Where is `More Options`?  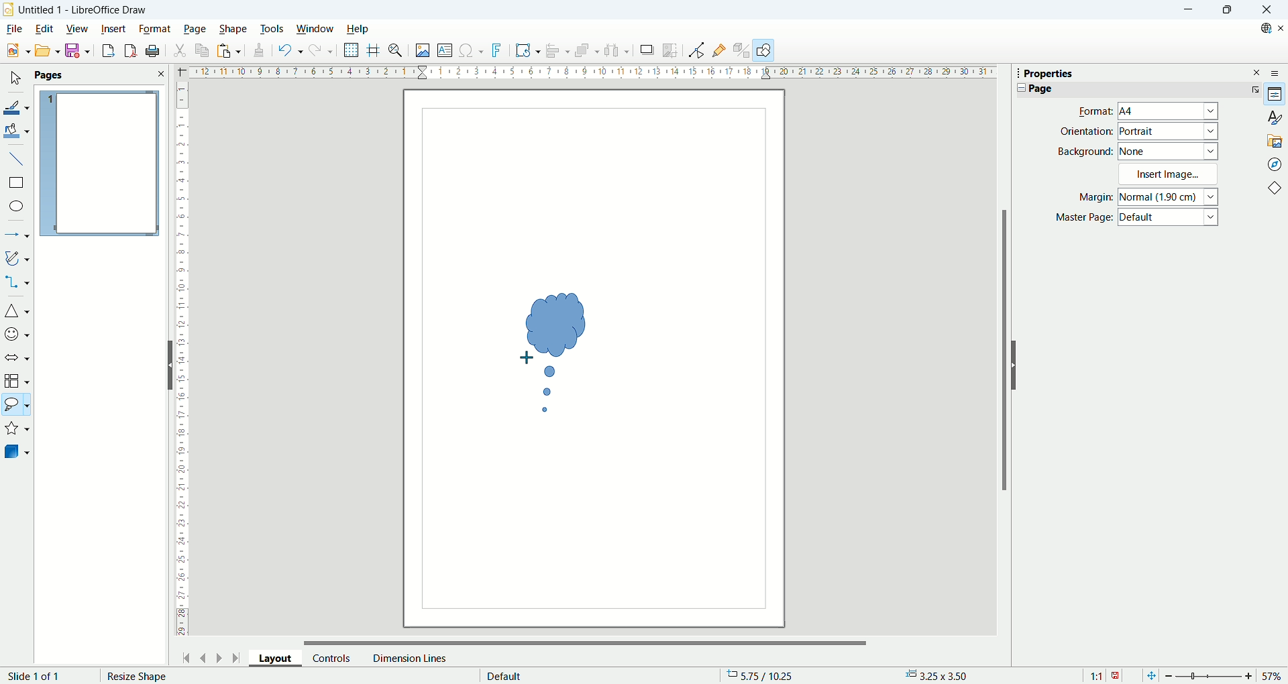 More Options is located at coordinates (1252, 89).